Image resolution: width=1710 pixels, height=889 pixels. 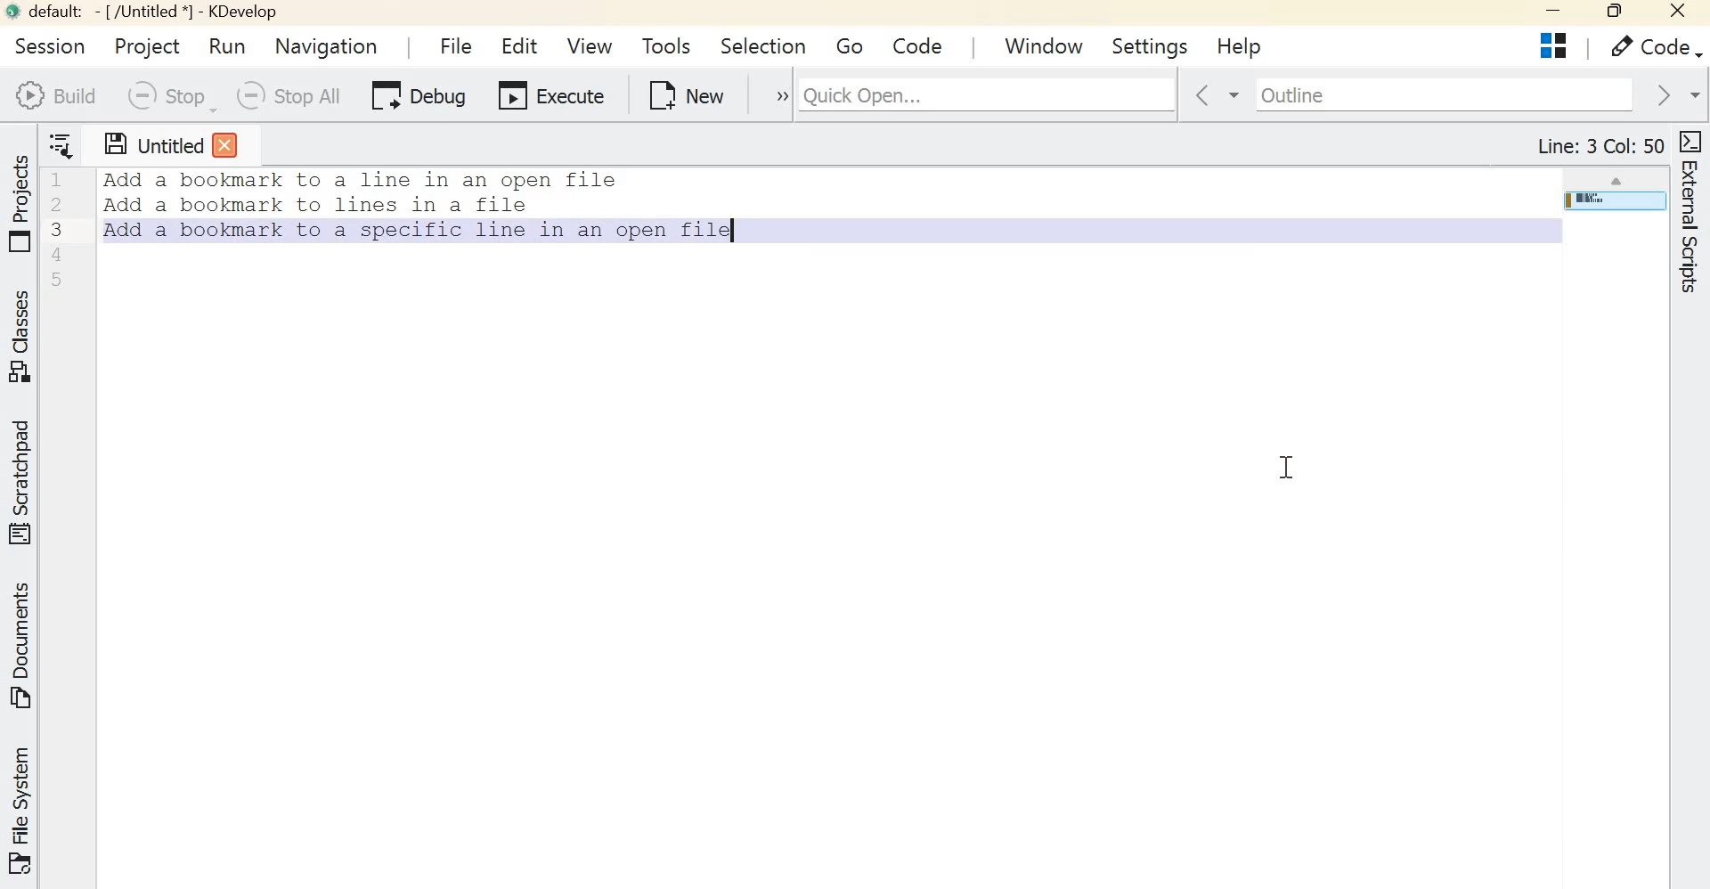 What do you see at coordinates (820, 232) in the screenshot?
I see `Text` at bounding box center [820, 232].